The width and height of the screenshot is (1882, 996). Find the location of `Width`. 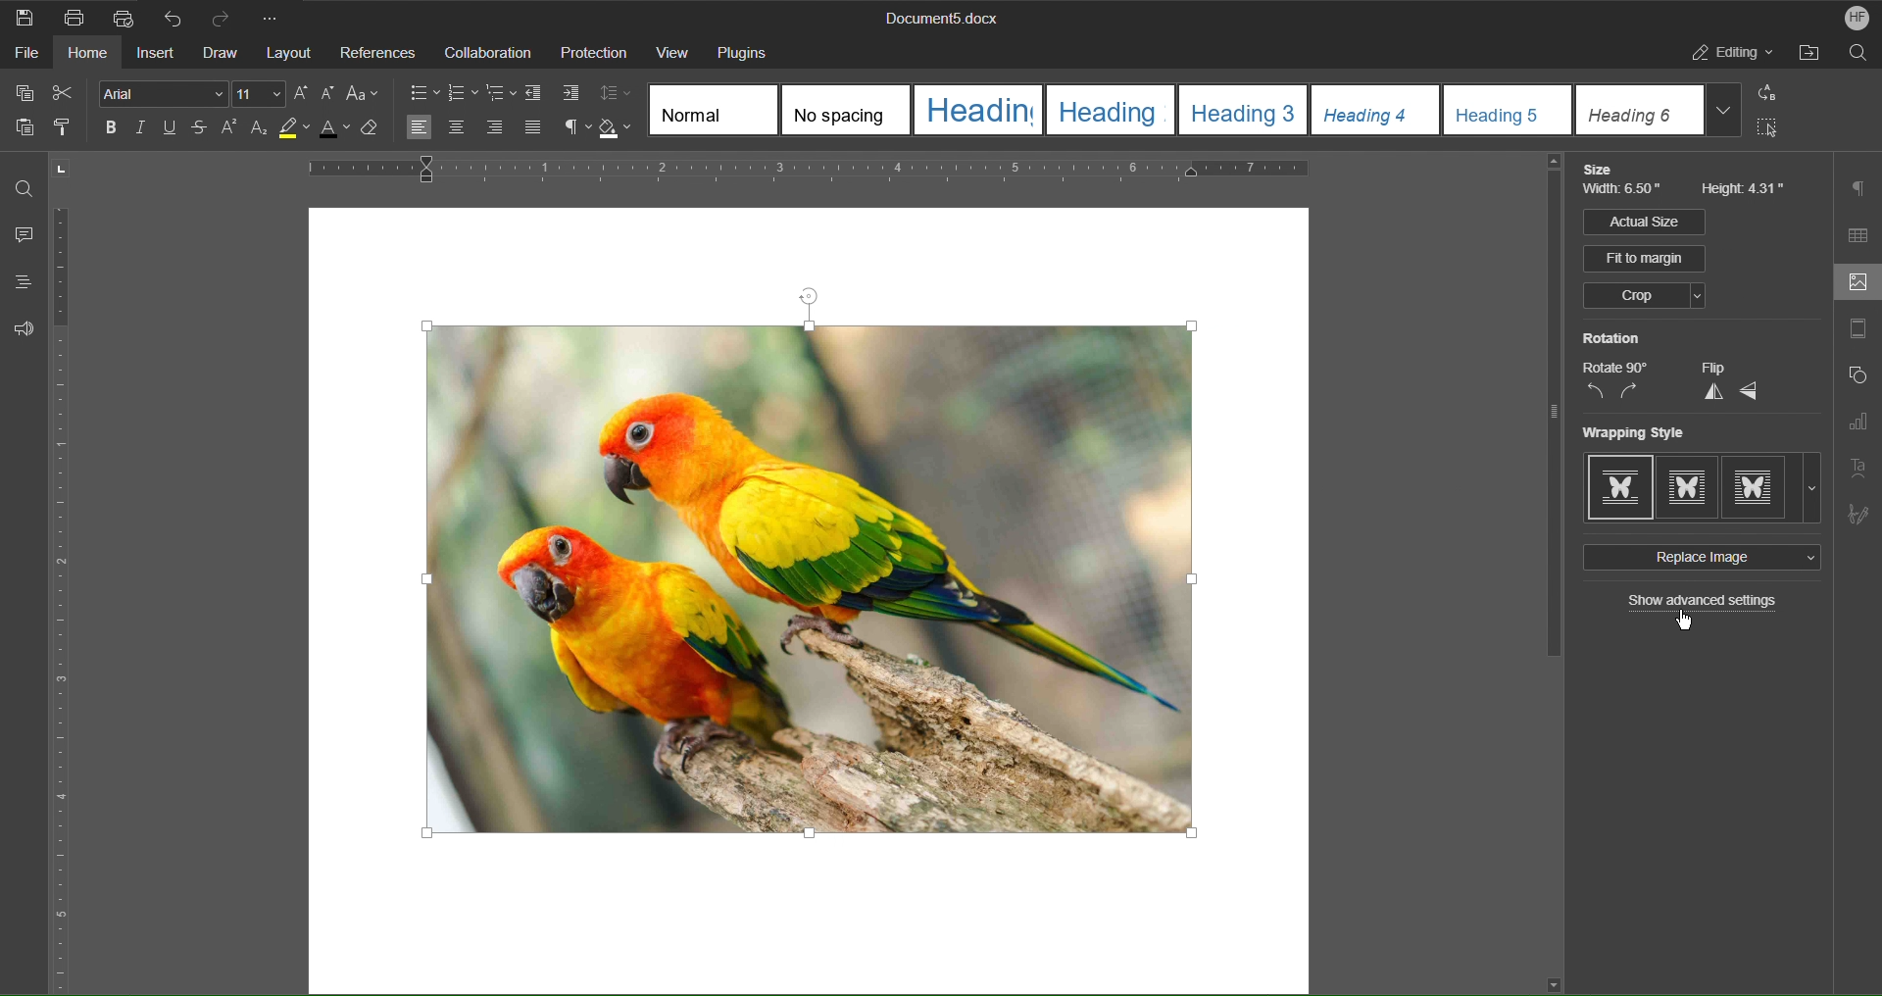

Width is located at coordinates (1625, 192).